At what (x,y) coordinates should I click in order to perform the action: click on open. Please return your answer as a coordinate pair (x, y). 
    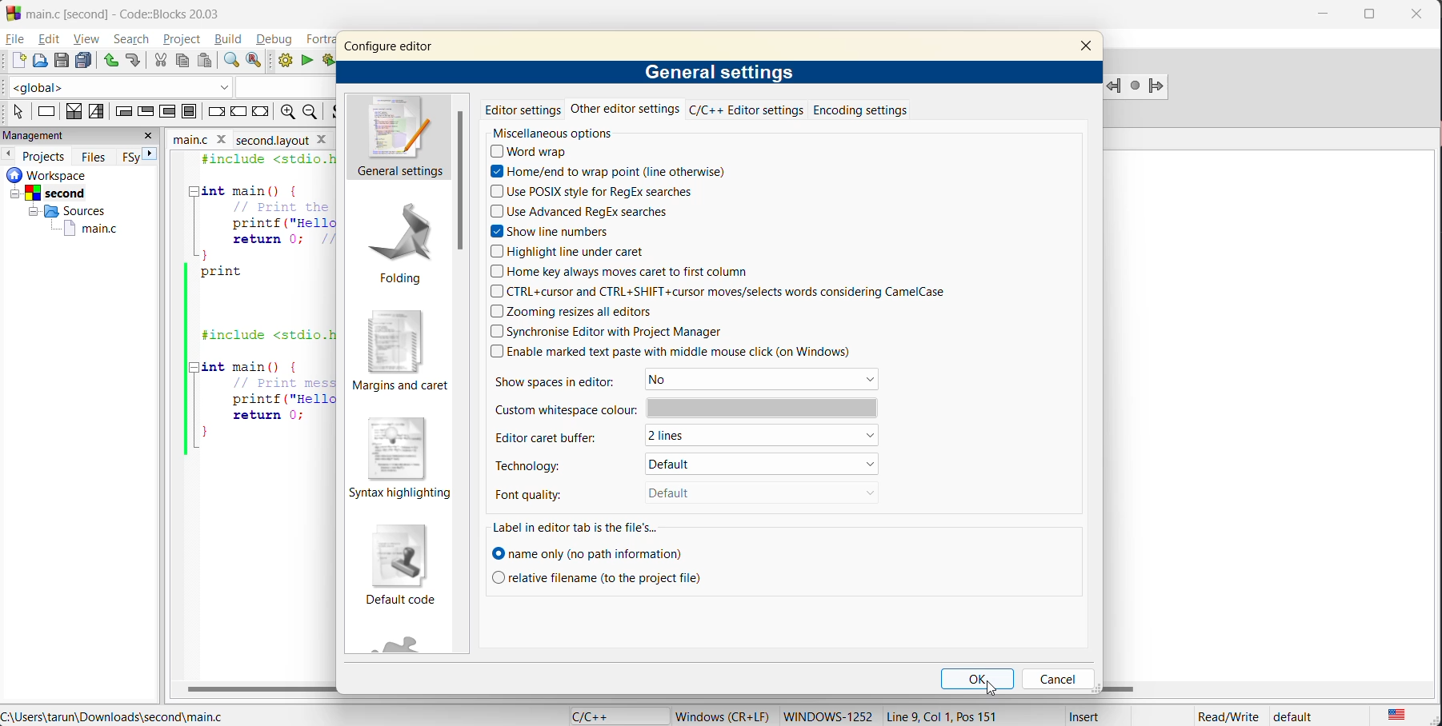
    Looking at the image, I should click on (42, 61).